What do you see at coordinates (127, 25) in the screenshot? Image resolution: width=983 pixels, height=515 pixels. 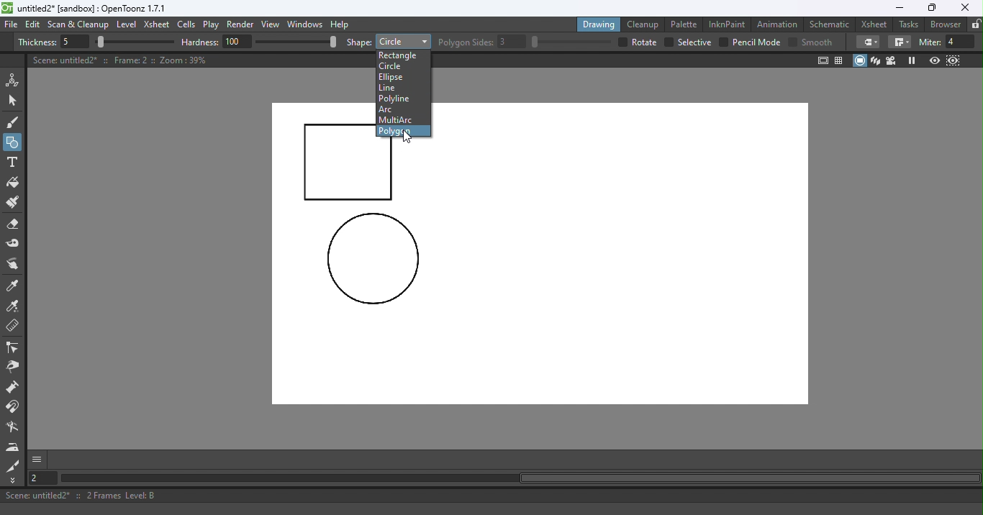 I see `Level` at bounding box center [127, 25].